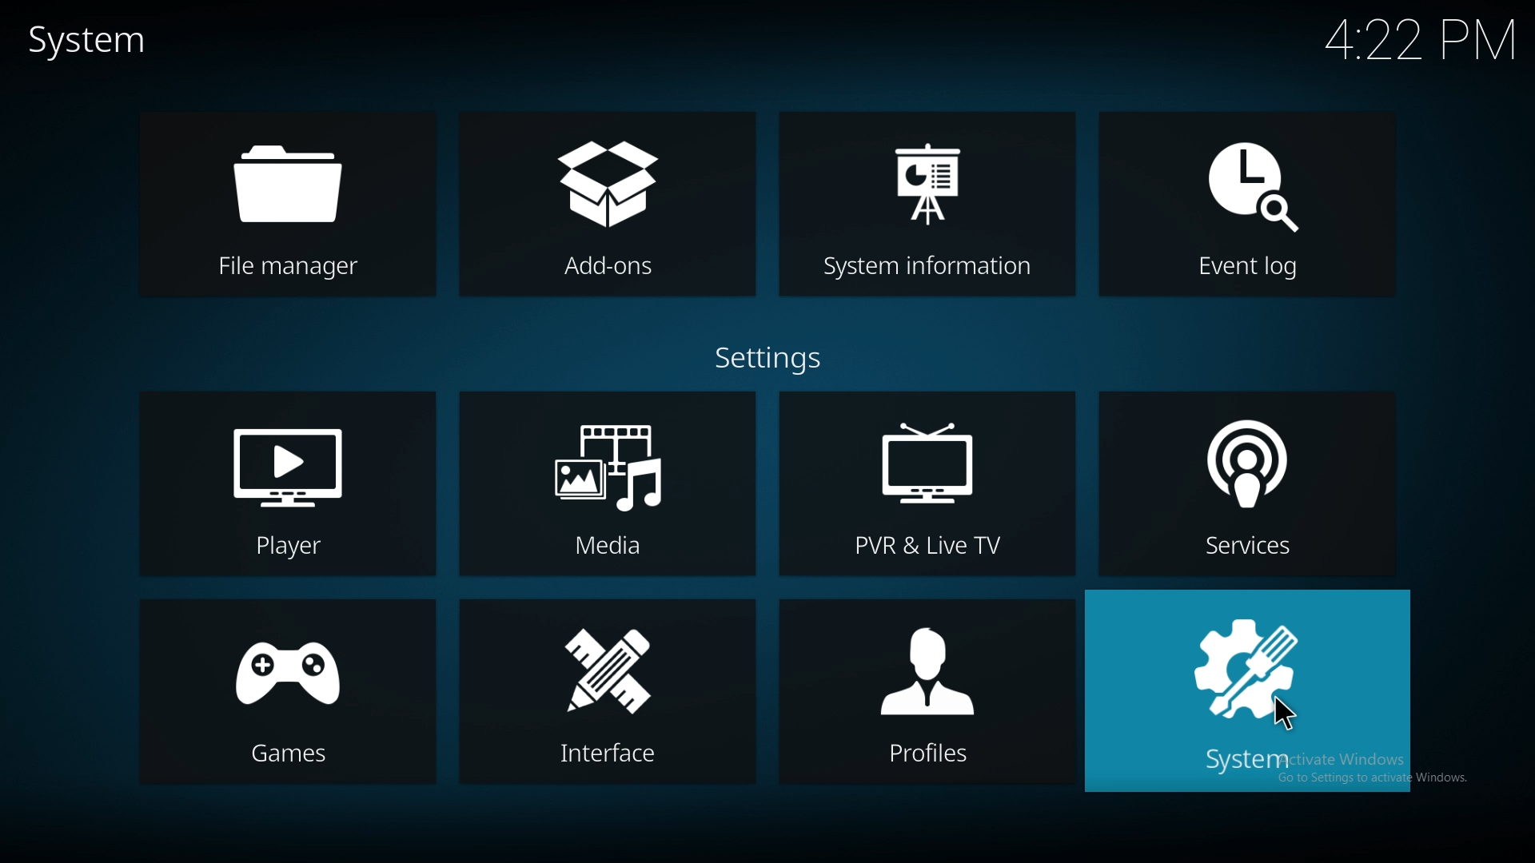 The image size is (1535, 863). What do you see at coordinates (300, 209) in the screenshot?
I see `file manager` at bounding box center [300, 209].